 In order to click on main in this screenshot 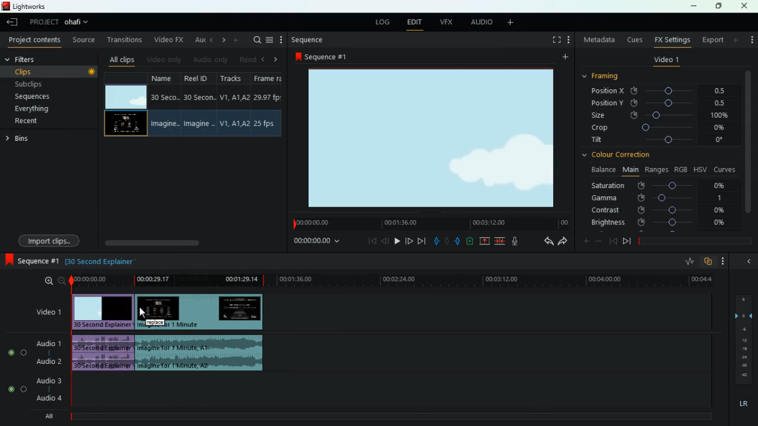, I will do `click(630, 169)`.